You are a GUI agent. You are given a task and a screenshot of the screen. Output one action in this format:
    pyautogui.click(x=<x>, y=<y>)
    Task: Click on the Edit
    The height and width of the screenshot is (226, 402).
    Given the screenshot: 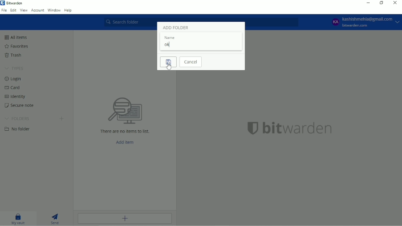 What is the action you would take?
    pyautogui.click(x=13, y=10)
    